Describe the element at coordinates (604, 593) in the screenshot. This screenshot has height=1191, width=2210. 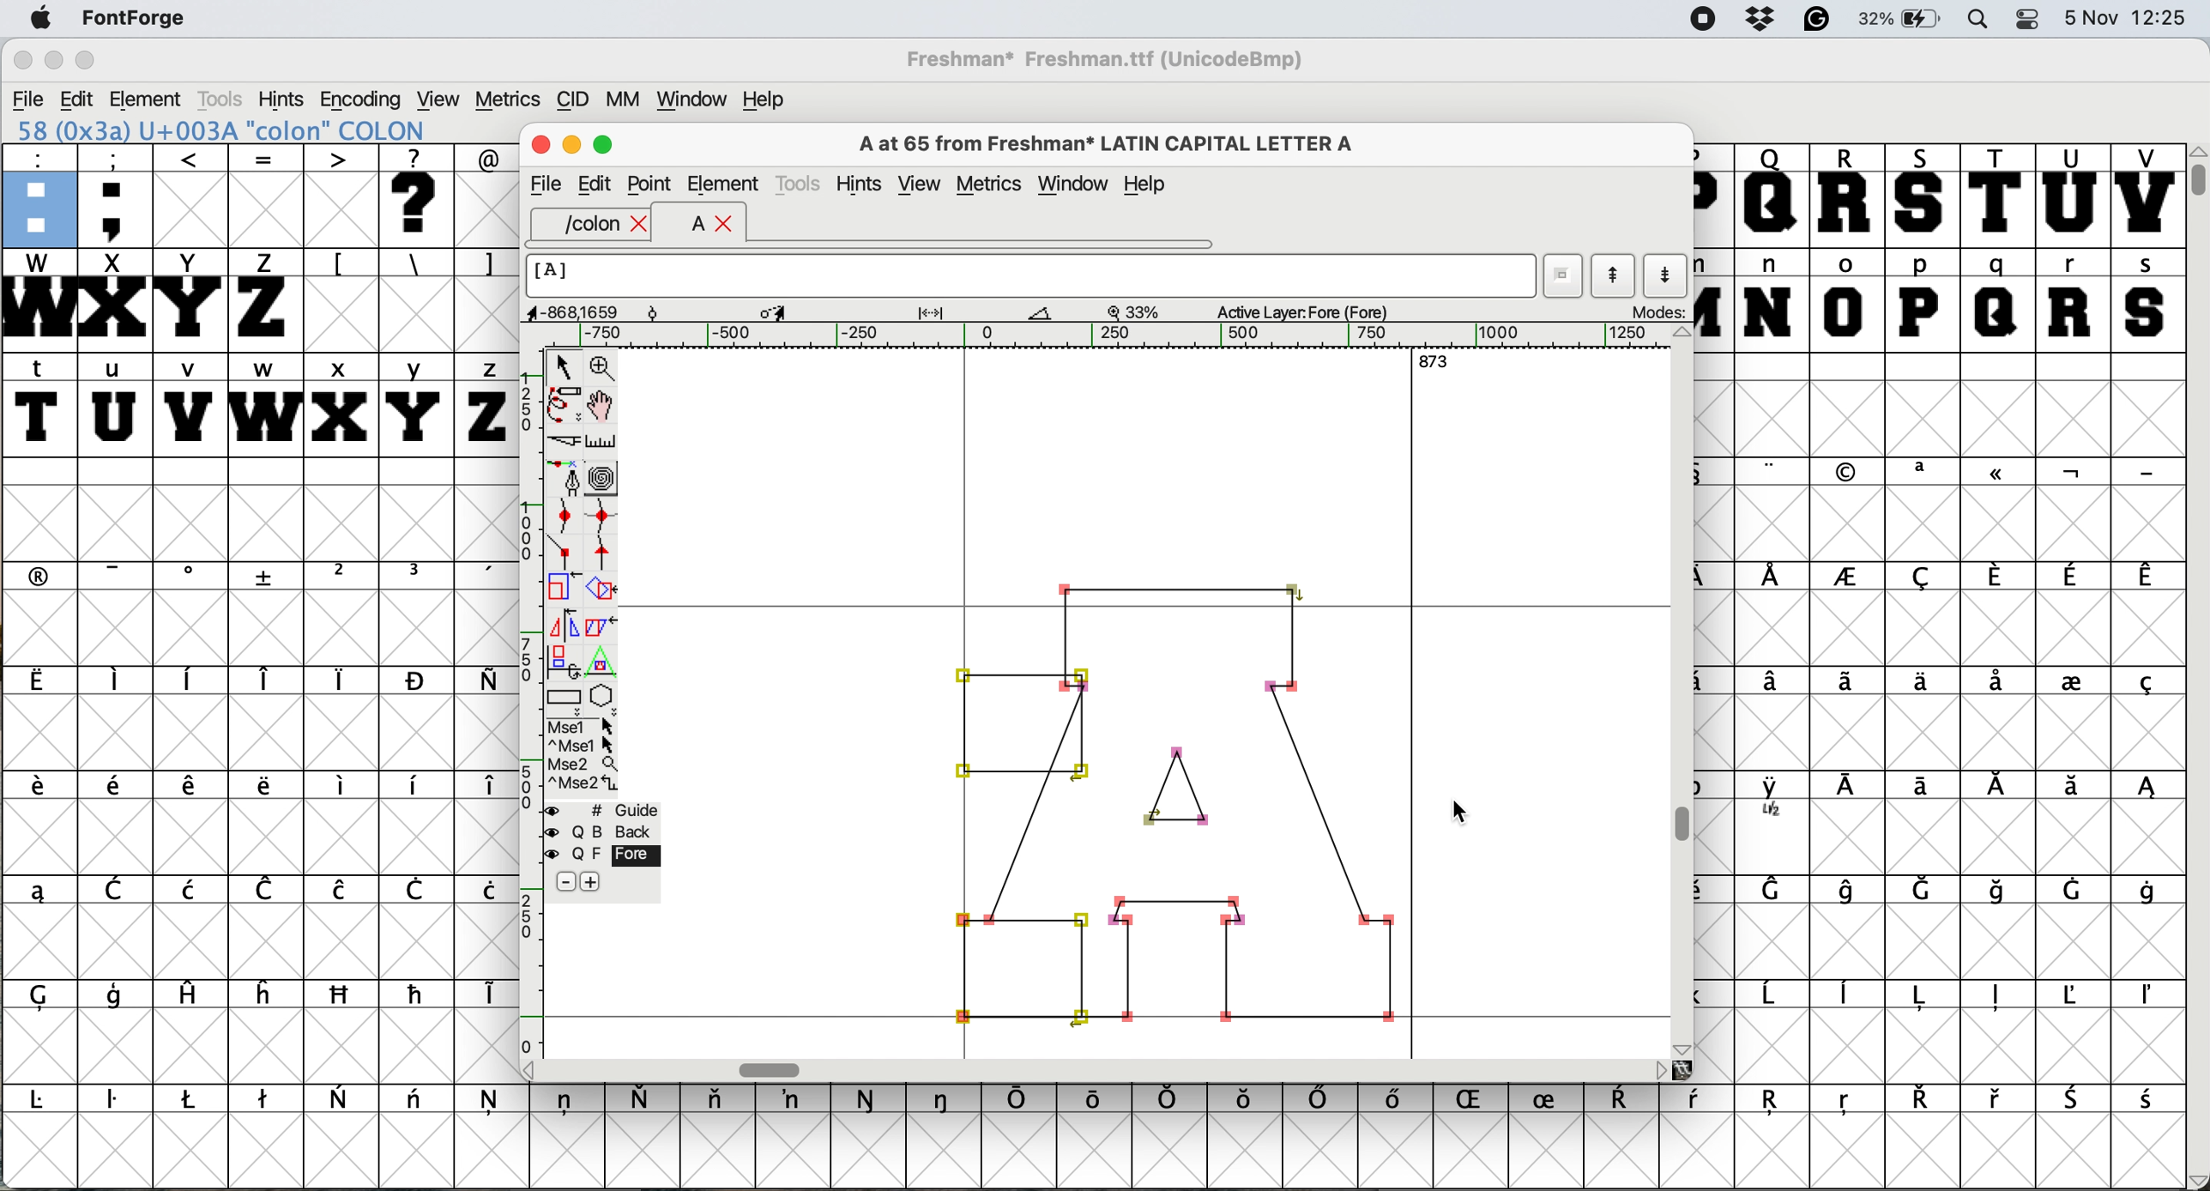
I see `rotate the selection` at that location.